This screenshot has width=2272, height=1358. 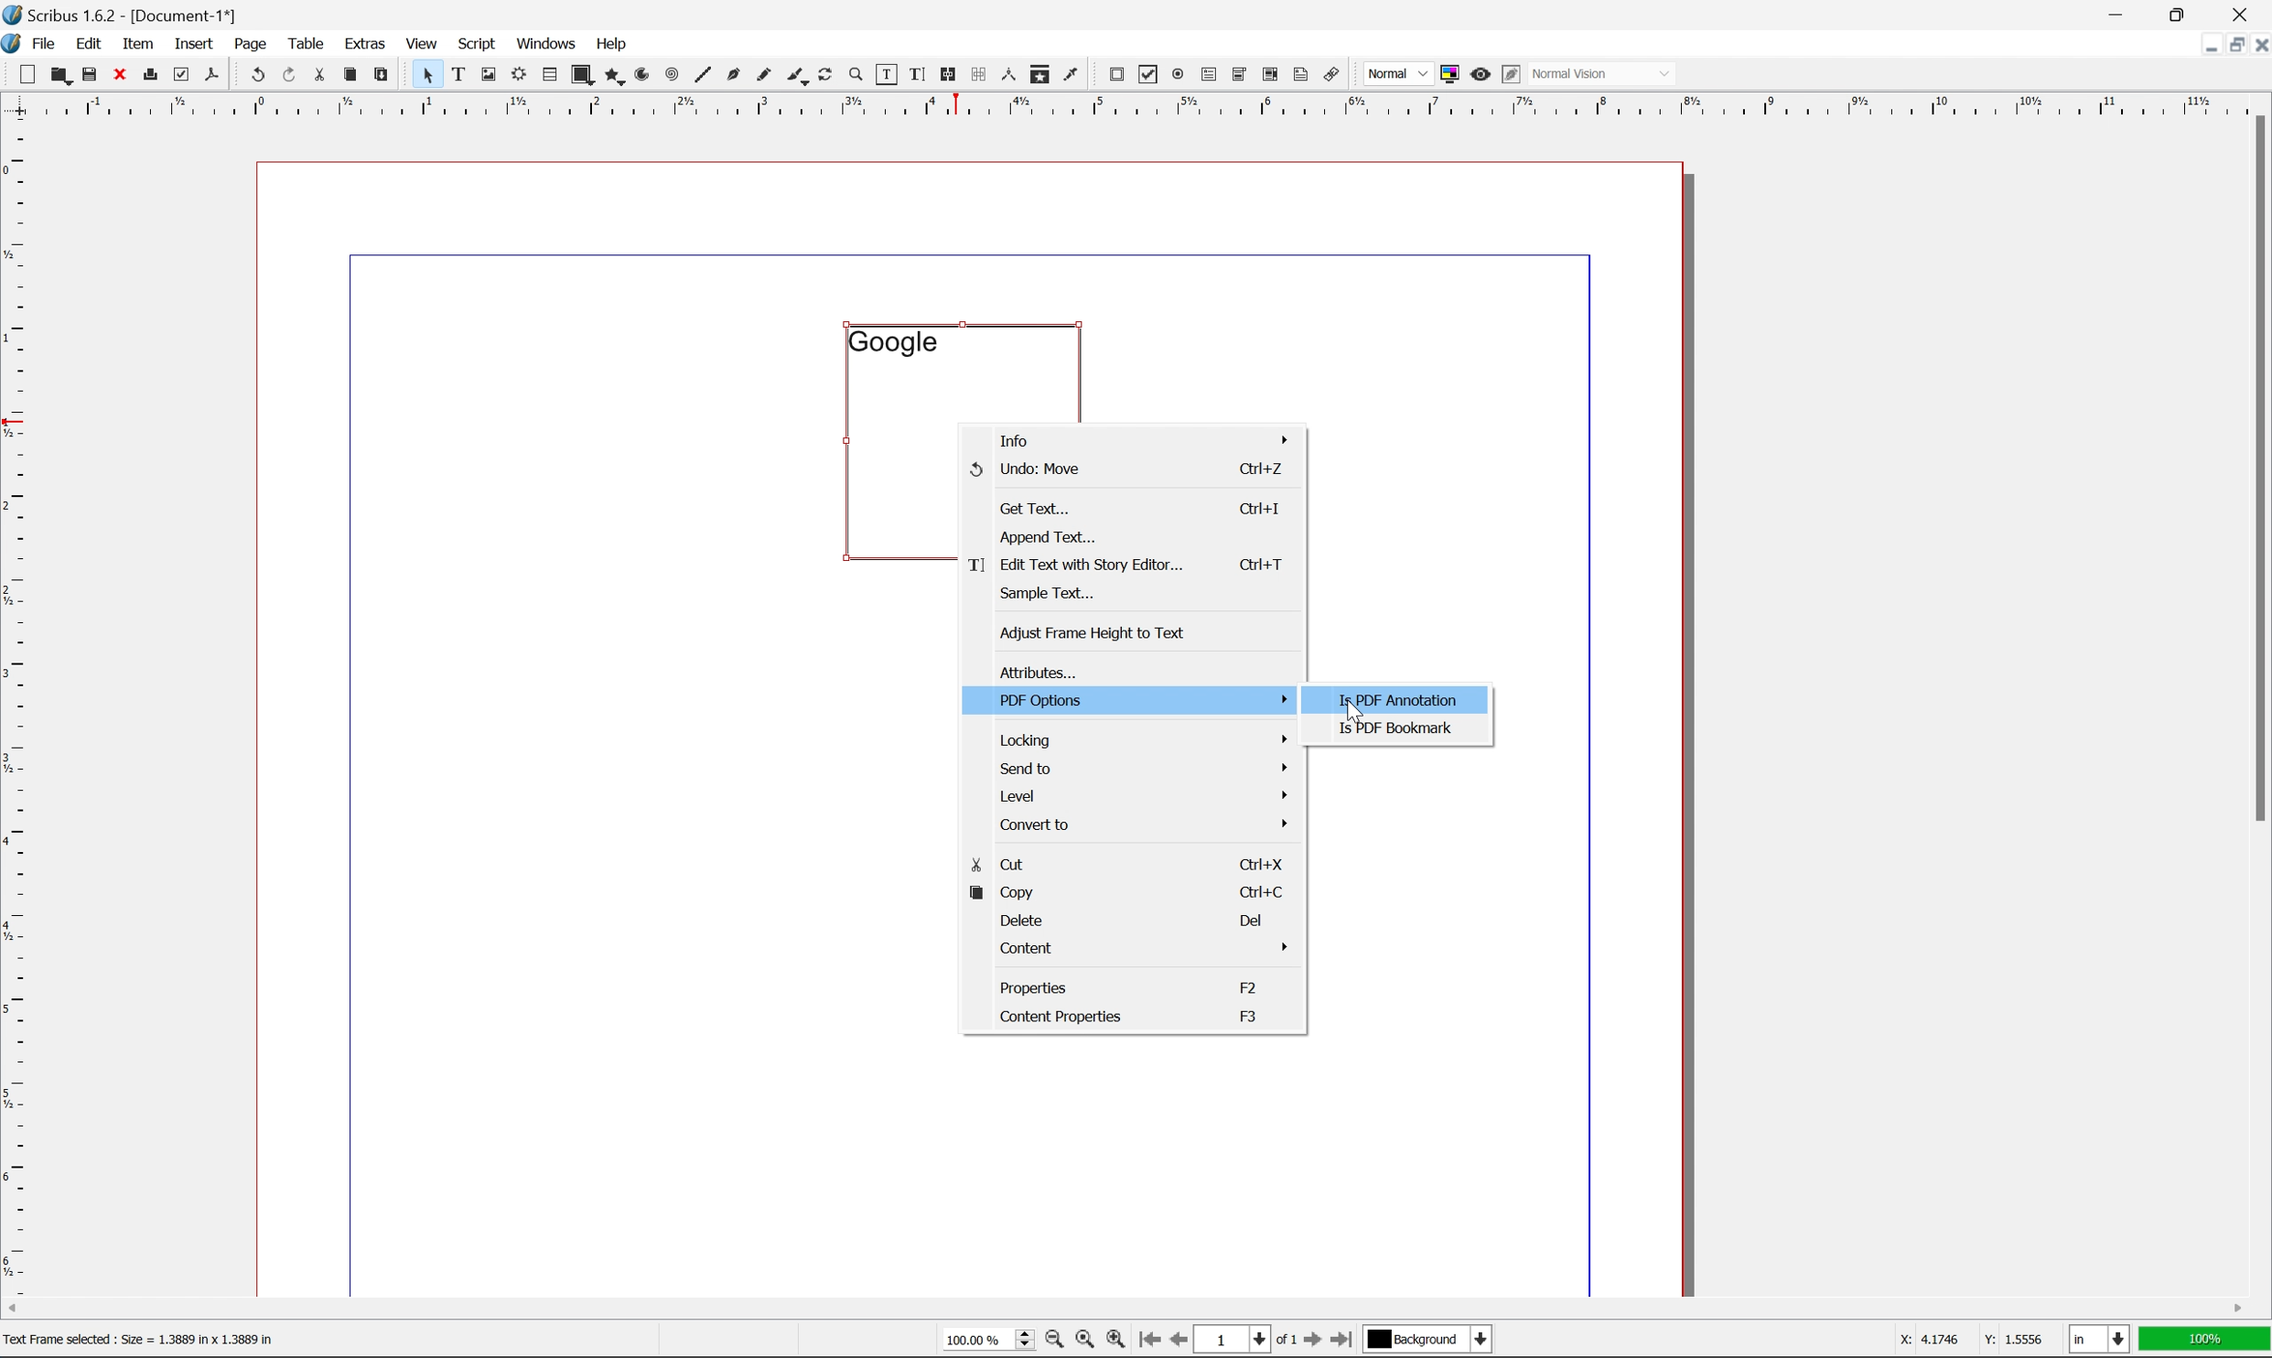 I want to click on zoom to 100%, so click(x=1083, y=1342).